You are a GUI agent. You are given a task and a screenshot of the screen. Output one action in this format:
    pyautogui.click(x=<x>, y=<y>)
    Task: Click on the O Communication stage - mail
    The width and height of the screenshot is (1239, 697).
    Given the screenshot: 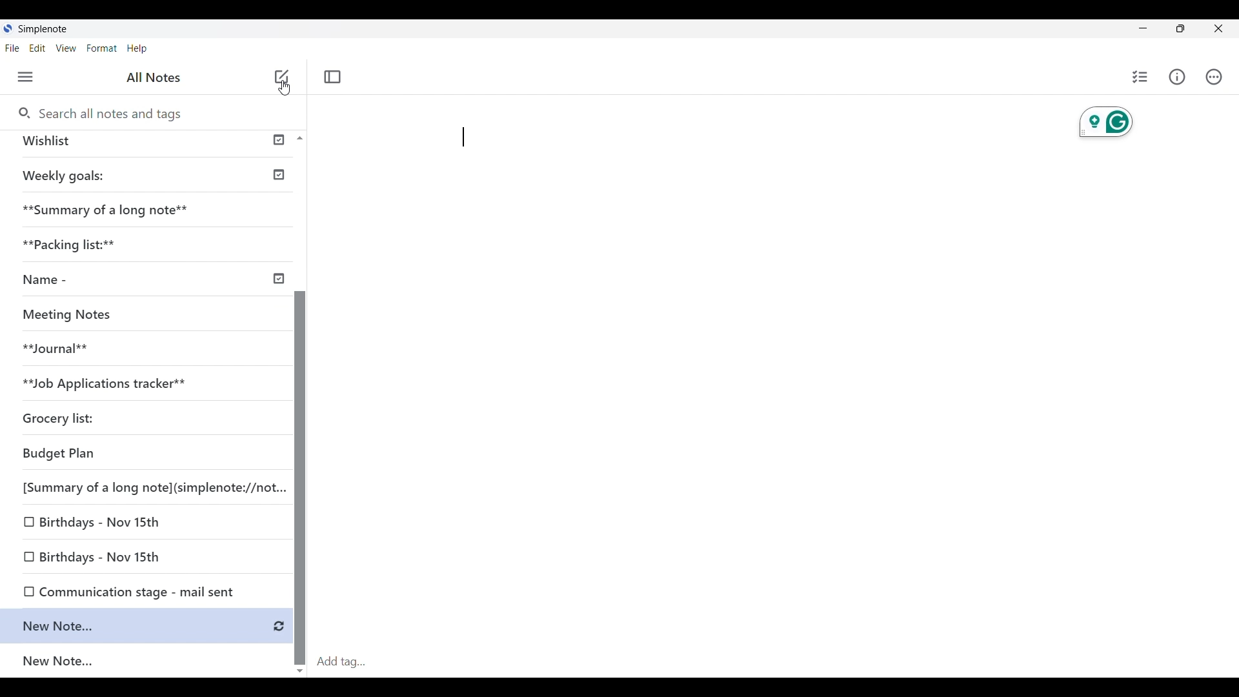 What is the action you would take?
    pyautogui.click(x=131, y=589)
    